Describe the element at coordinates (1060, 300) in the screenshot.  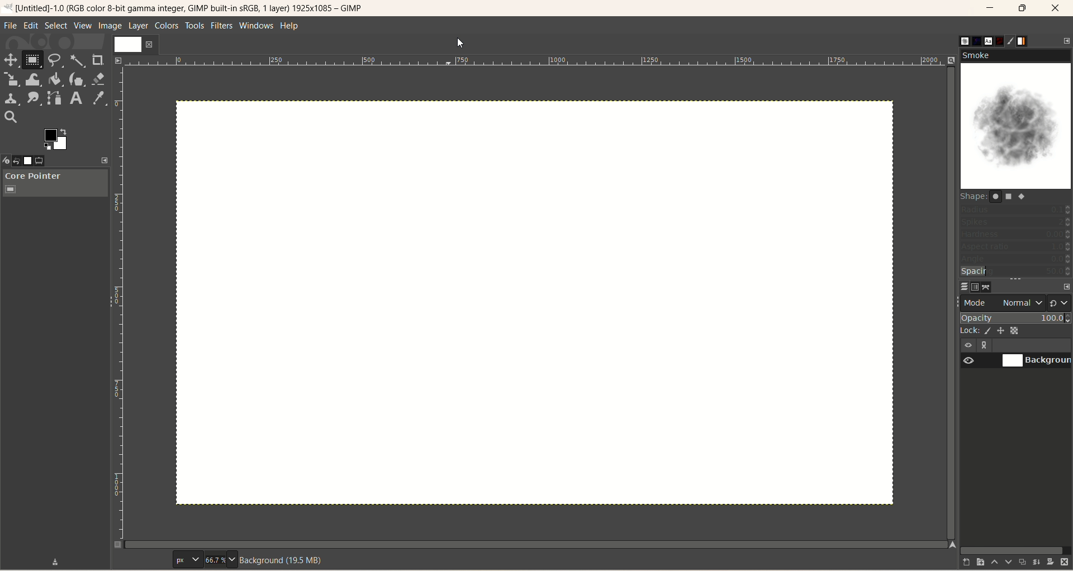
I see `switch mode group` at that location.